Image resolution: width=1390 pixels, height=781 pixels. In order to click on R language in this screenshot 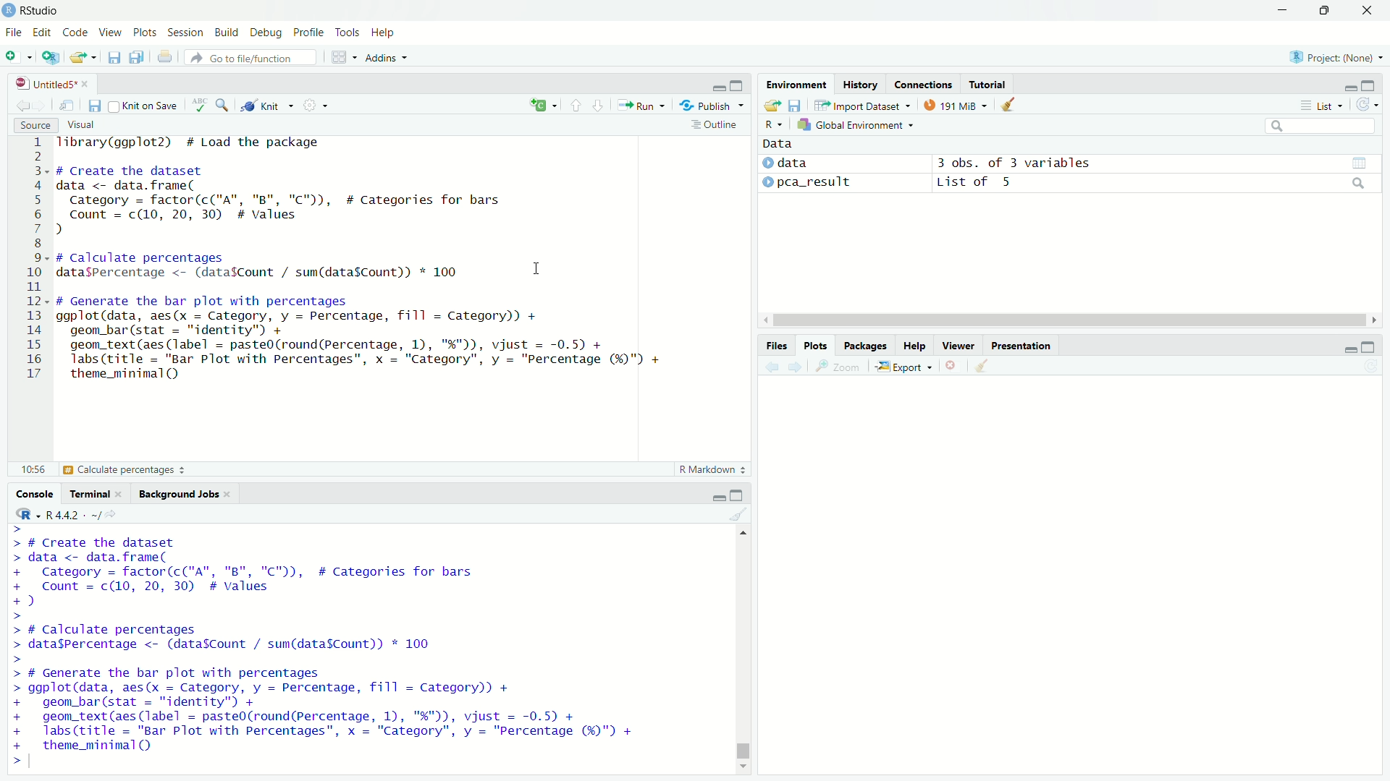, I will do `click(773, 124)`.